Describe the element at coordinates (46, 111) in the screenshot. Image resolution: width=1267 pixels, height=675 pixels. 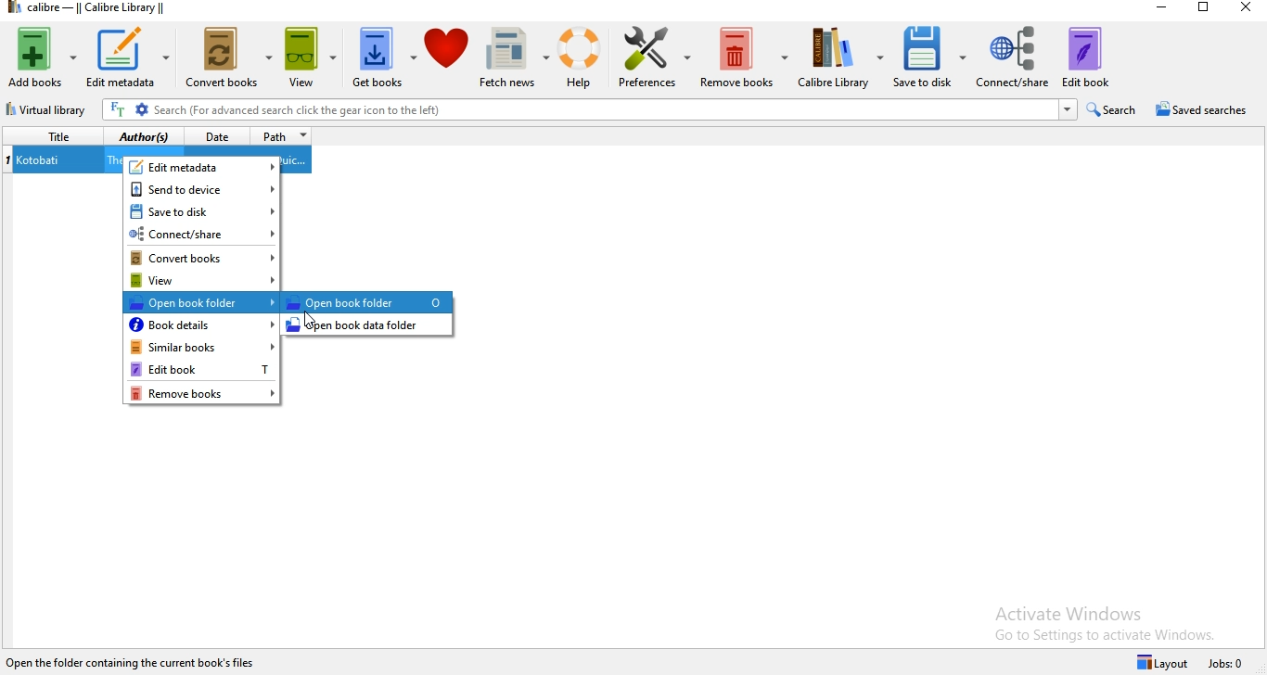
I see `virtual library` at that location.